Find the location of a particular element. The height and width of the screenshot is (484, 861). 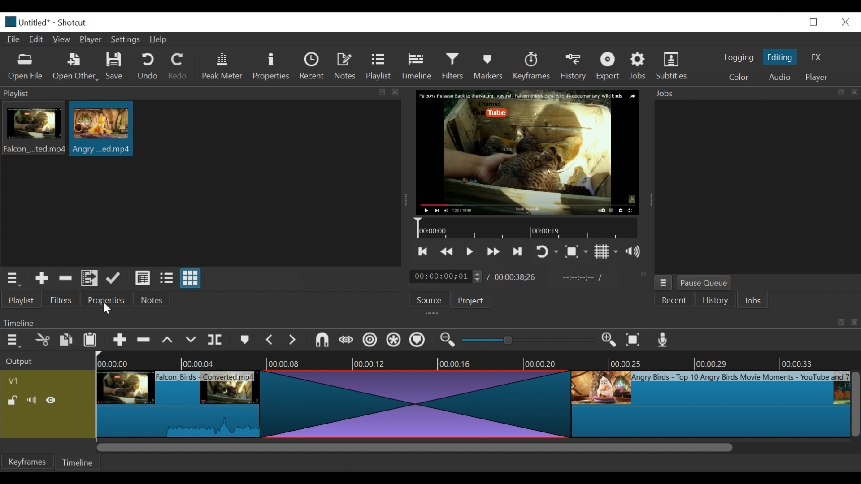

next marker is located at coordinates (294, 341).